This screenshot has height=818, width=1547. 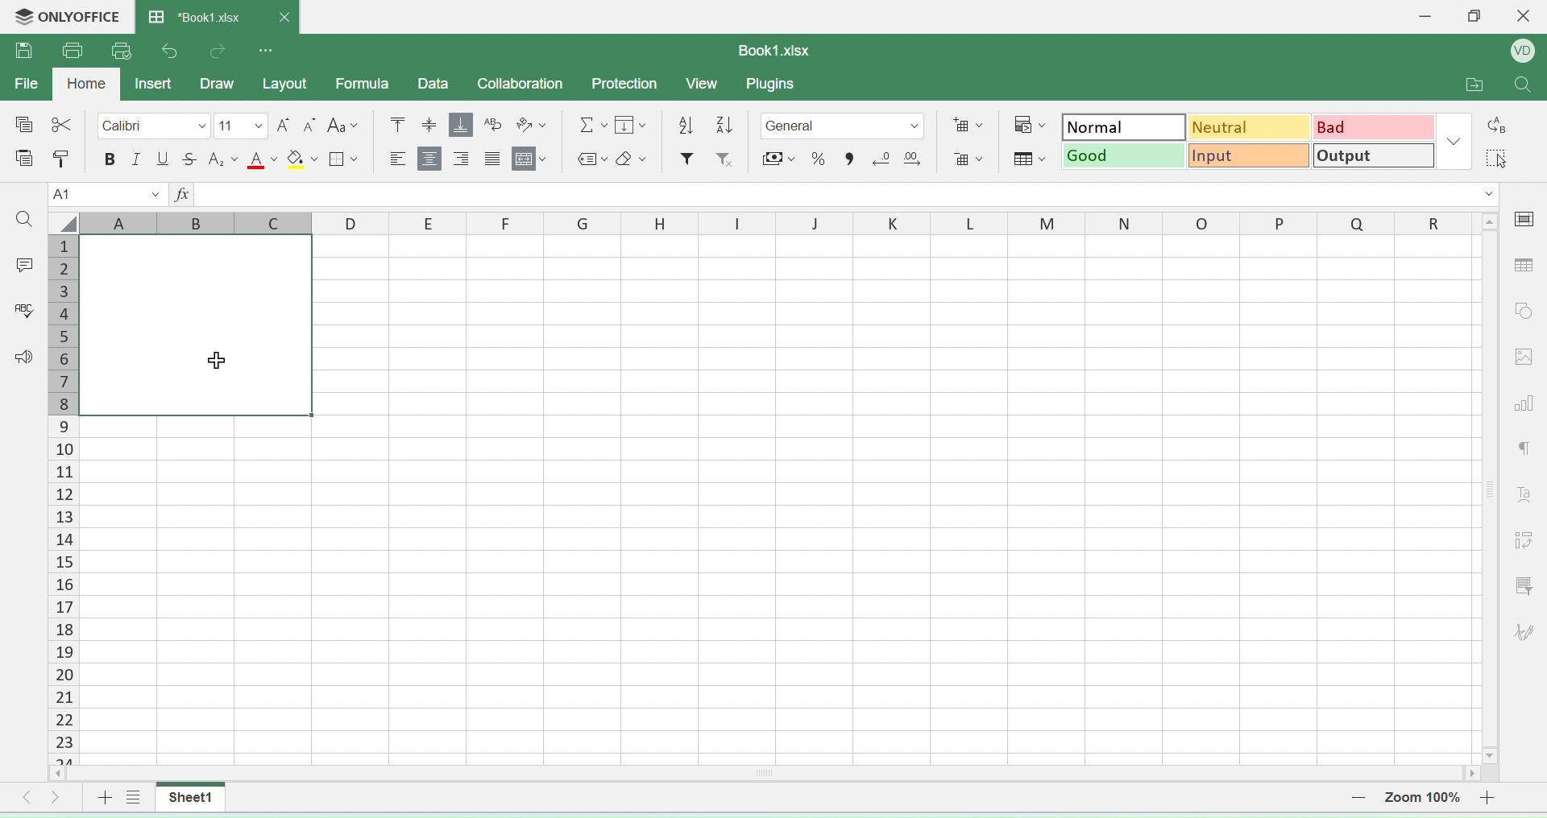 What do you see at coordinates (687, 159) in the screenshot?
I see `filter` at bounding box center [687, 159].